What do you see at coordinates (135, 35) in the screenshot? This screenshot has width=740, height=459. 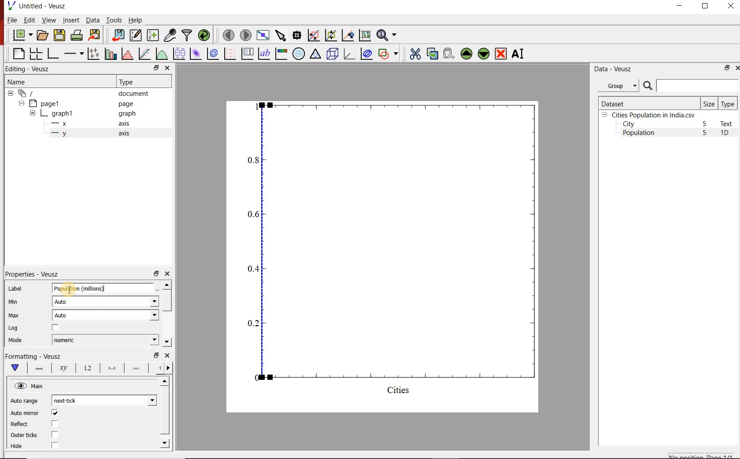 I see `edit and enter new datasets` at bounding box center [135, 35].